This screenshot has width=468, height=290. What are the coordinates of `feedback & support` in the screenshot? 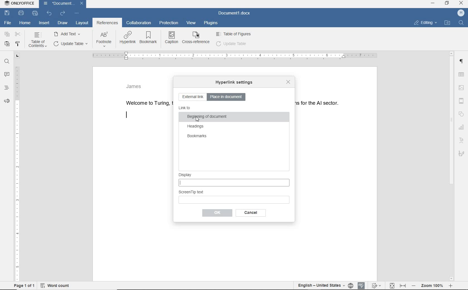 It's located at (6, 102).